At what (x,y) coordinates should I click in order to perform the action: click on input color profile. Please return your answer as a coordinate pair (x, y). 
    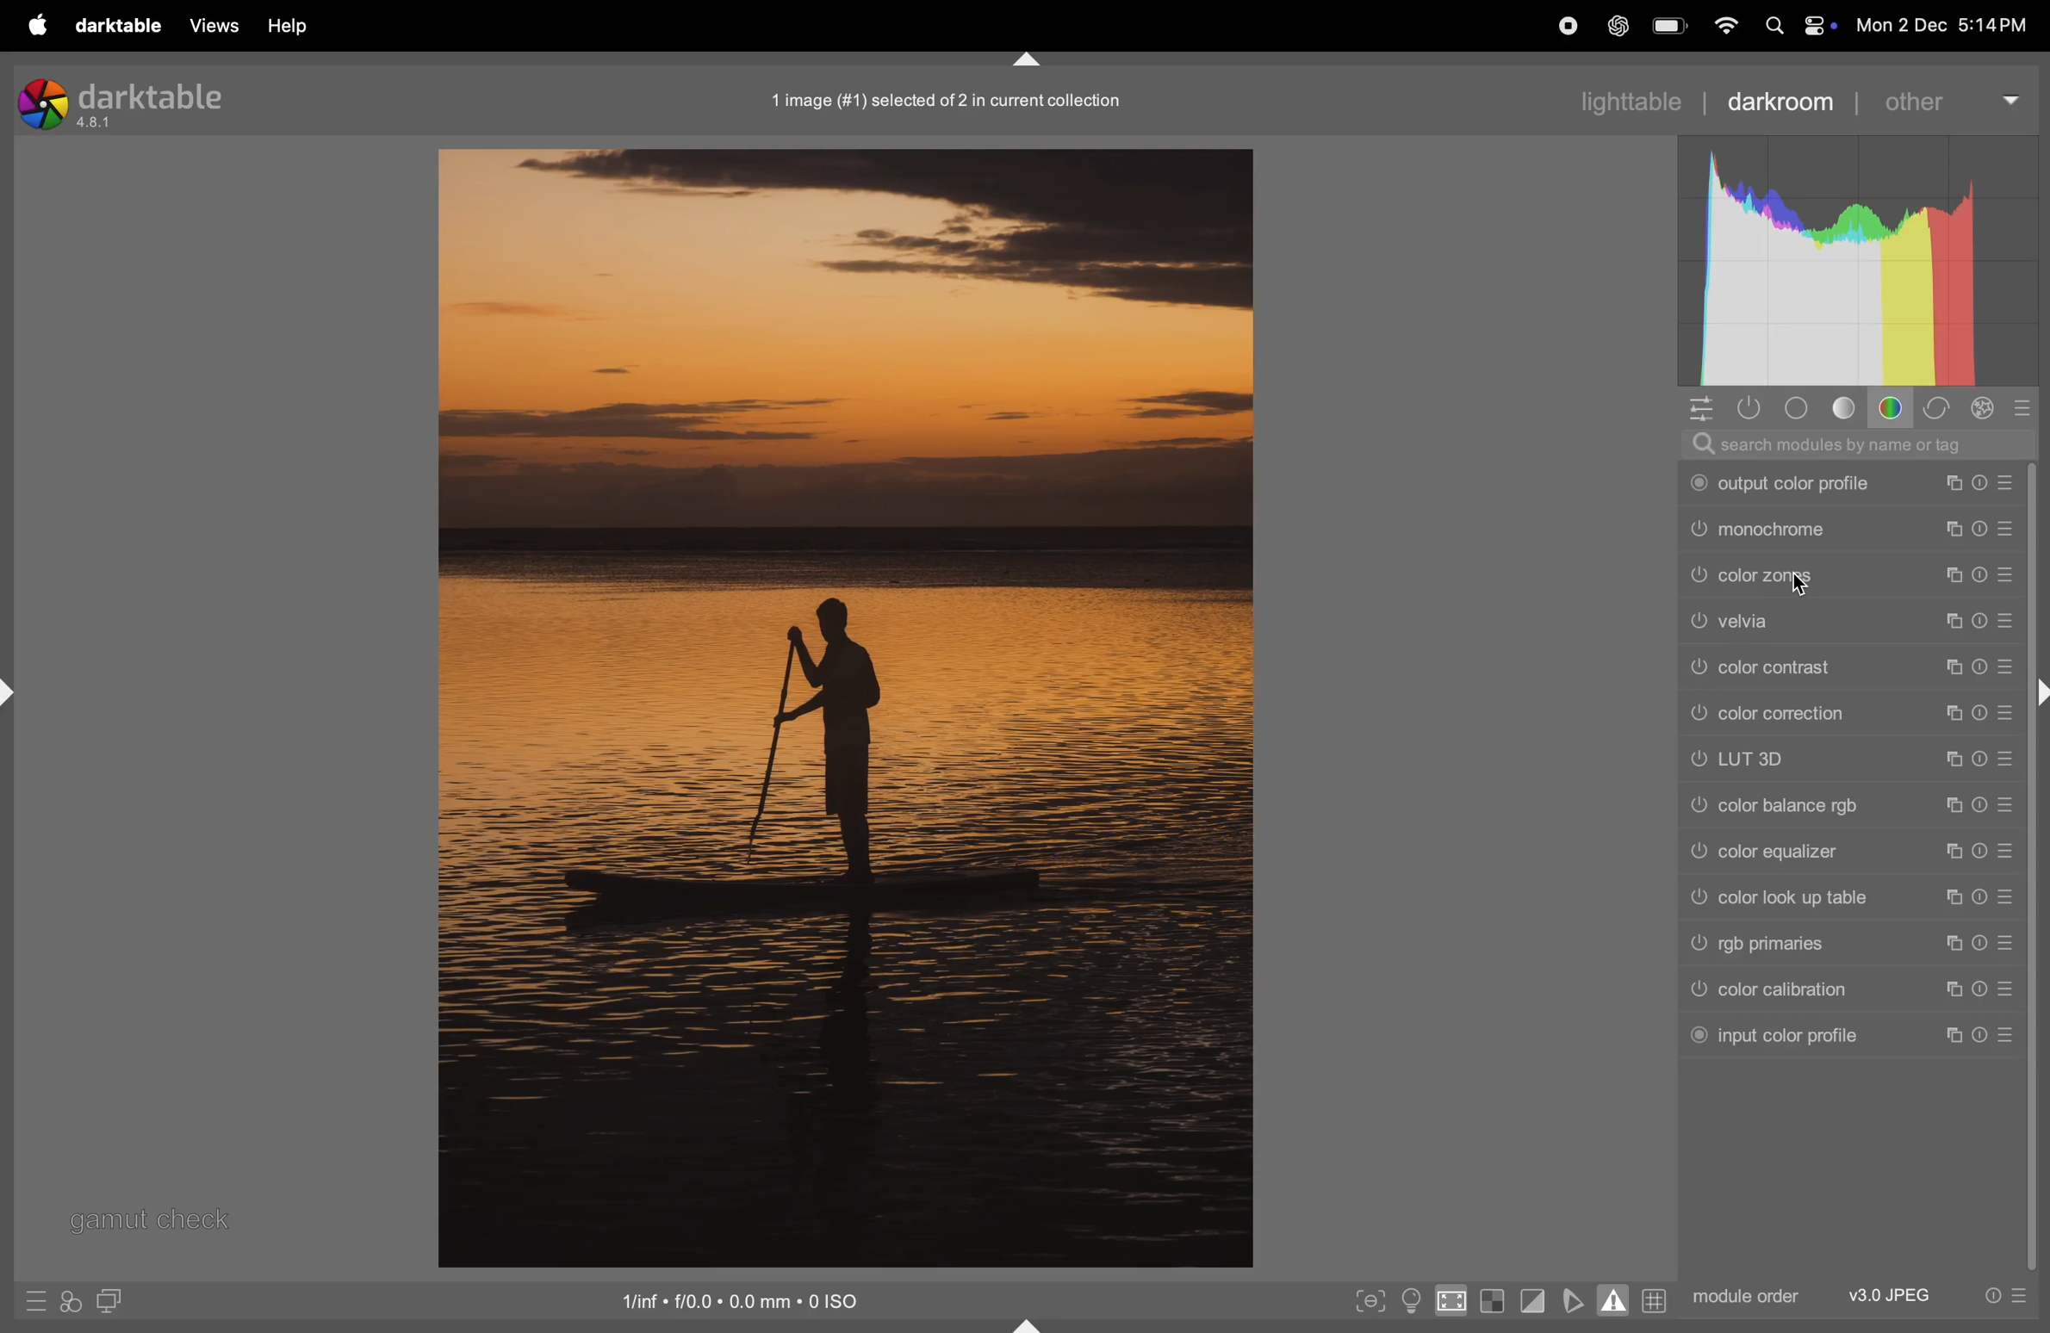
    Looking at the image, I should click on (1799, 1038).